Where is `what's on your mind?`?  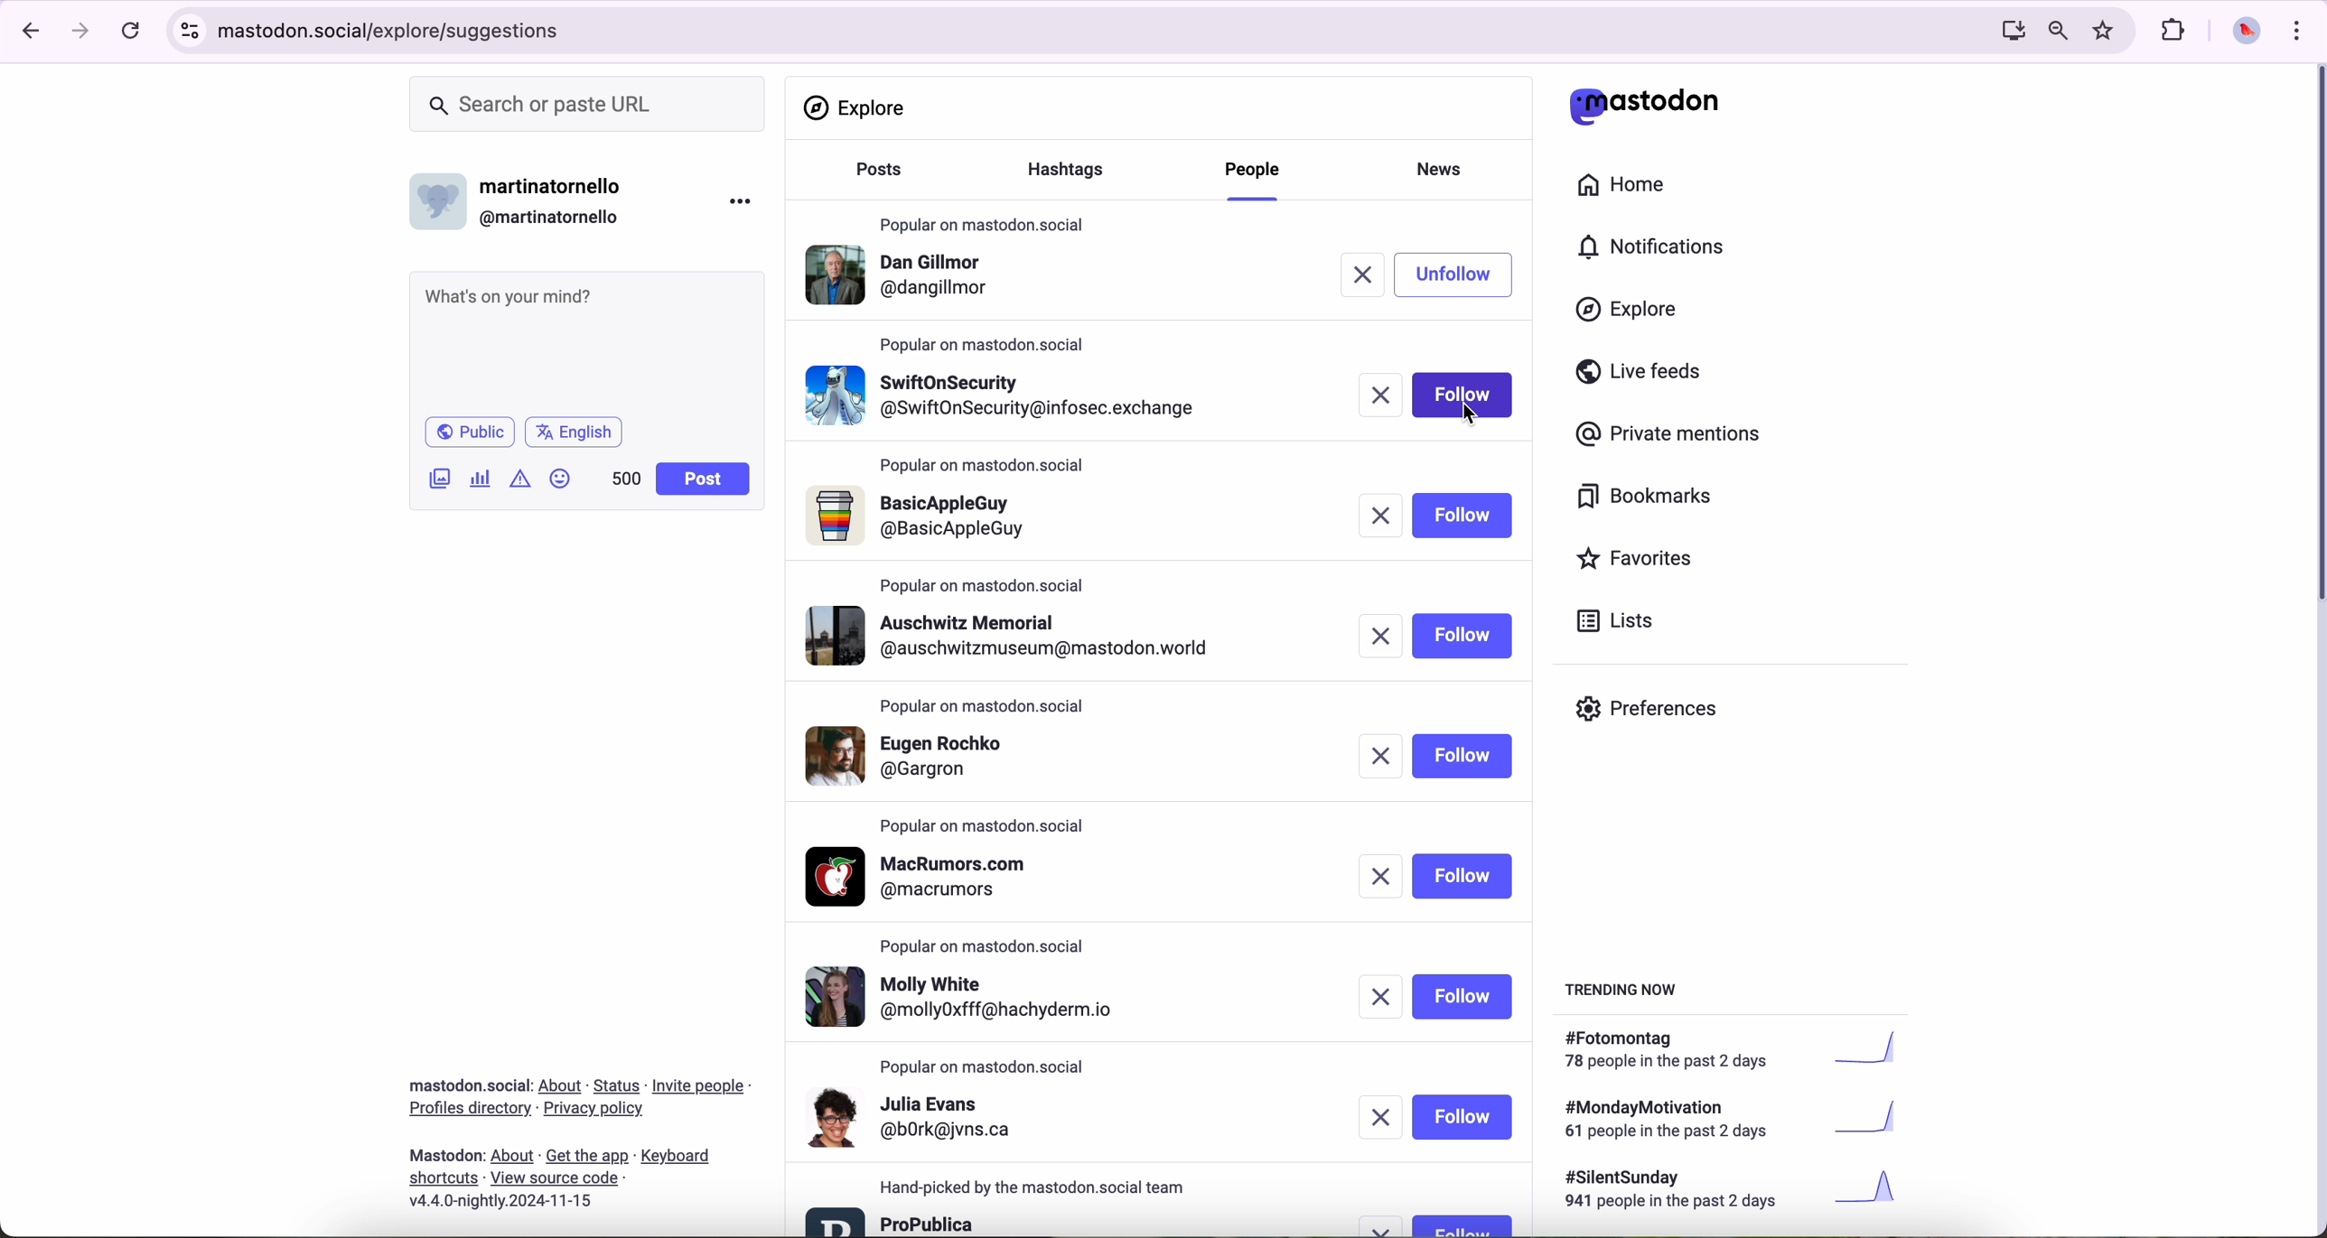
what's on your mind? is located at coordinates (584, 340).